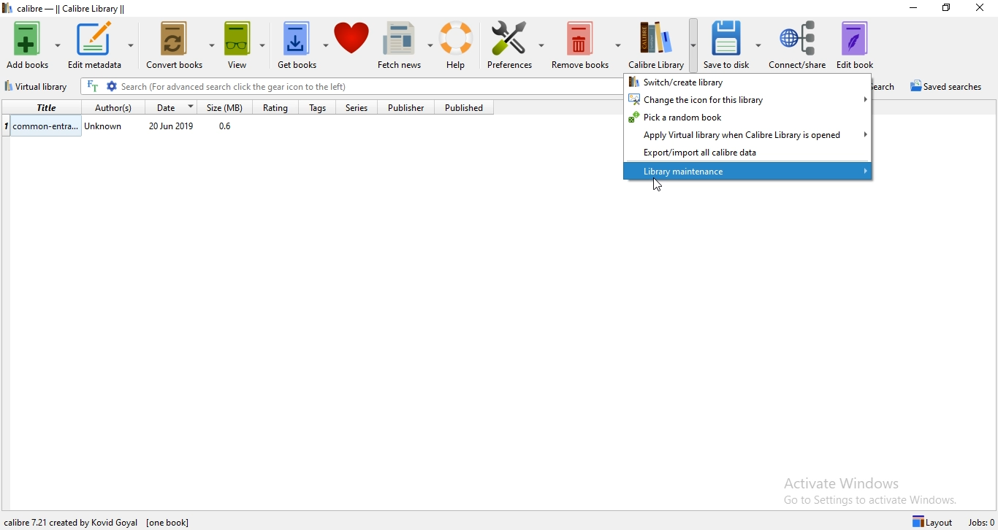 Image resolution: width=998 pixels, height=530 pixels. I want to click on Title, so click(40, 107).